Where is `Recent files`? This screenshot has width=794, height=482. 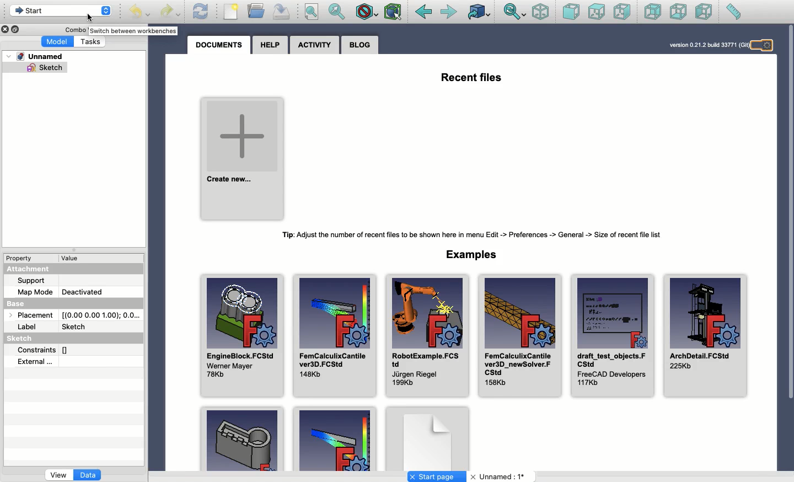
Recent files is located at coordinates (473, 78).